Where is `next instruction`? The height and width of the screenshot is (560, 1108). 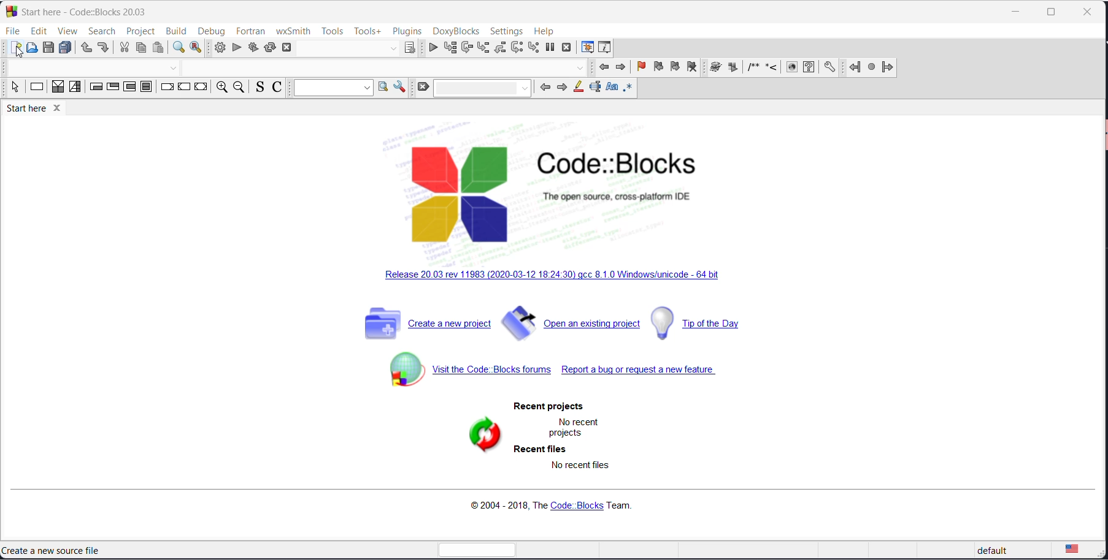 next instruction is located at coordinates (515, 48).